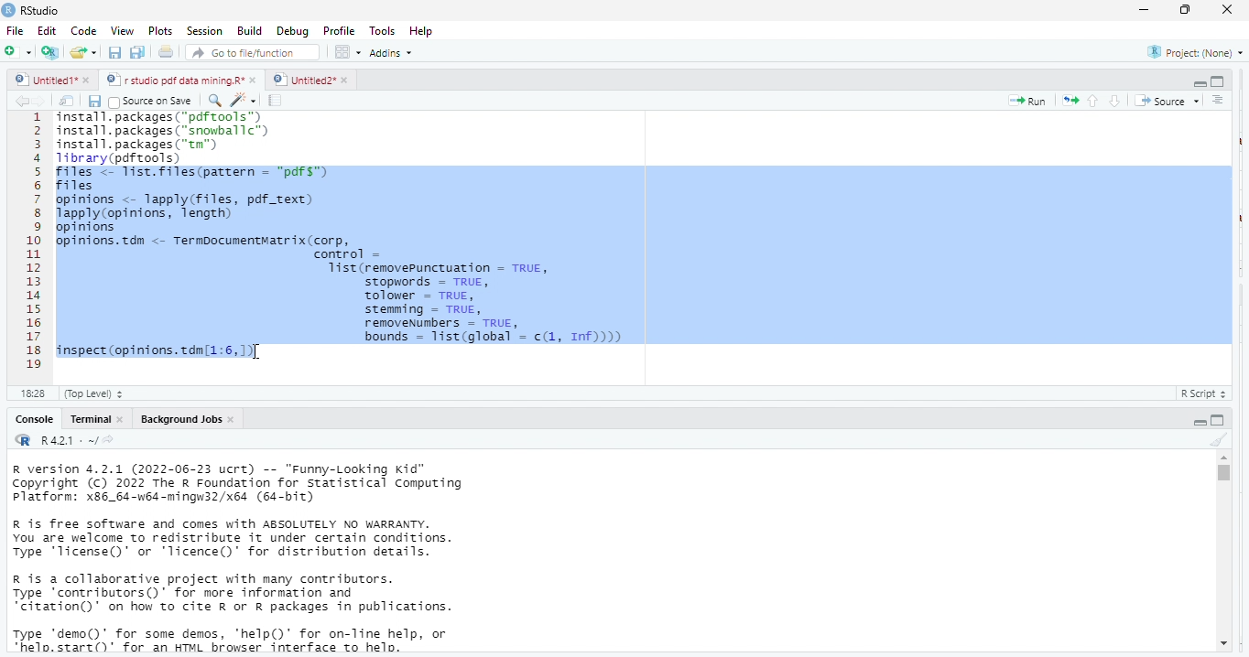  What do you see at coordinates (32, 392) in the screenshot?
I see `3.23` at bounding box center [32, 392].